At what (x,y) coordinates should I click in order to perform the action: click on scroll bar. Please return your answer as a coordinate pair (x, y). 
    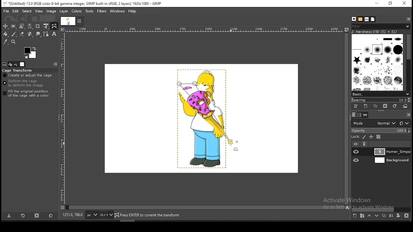
    Looking at the image, I should click on (408, 61).